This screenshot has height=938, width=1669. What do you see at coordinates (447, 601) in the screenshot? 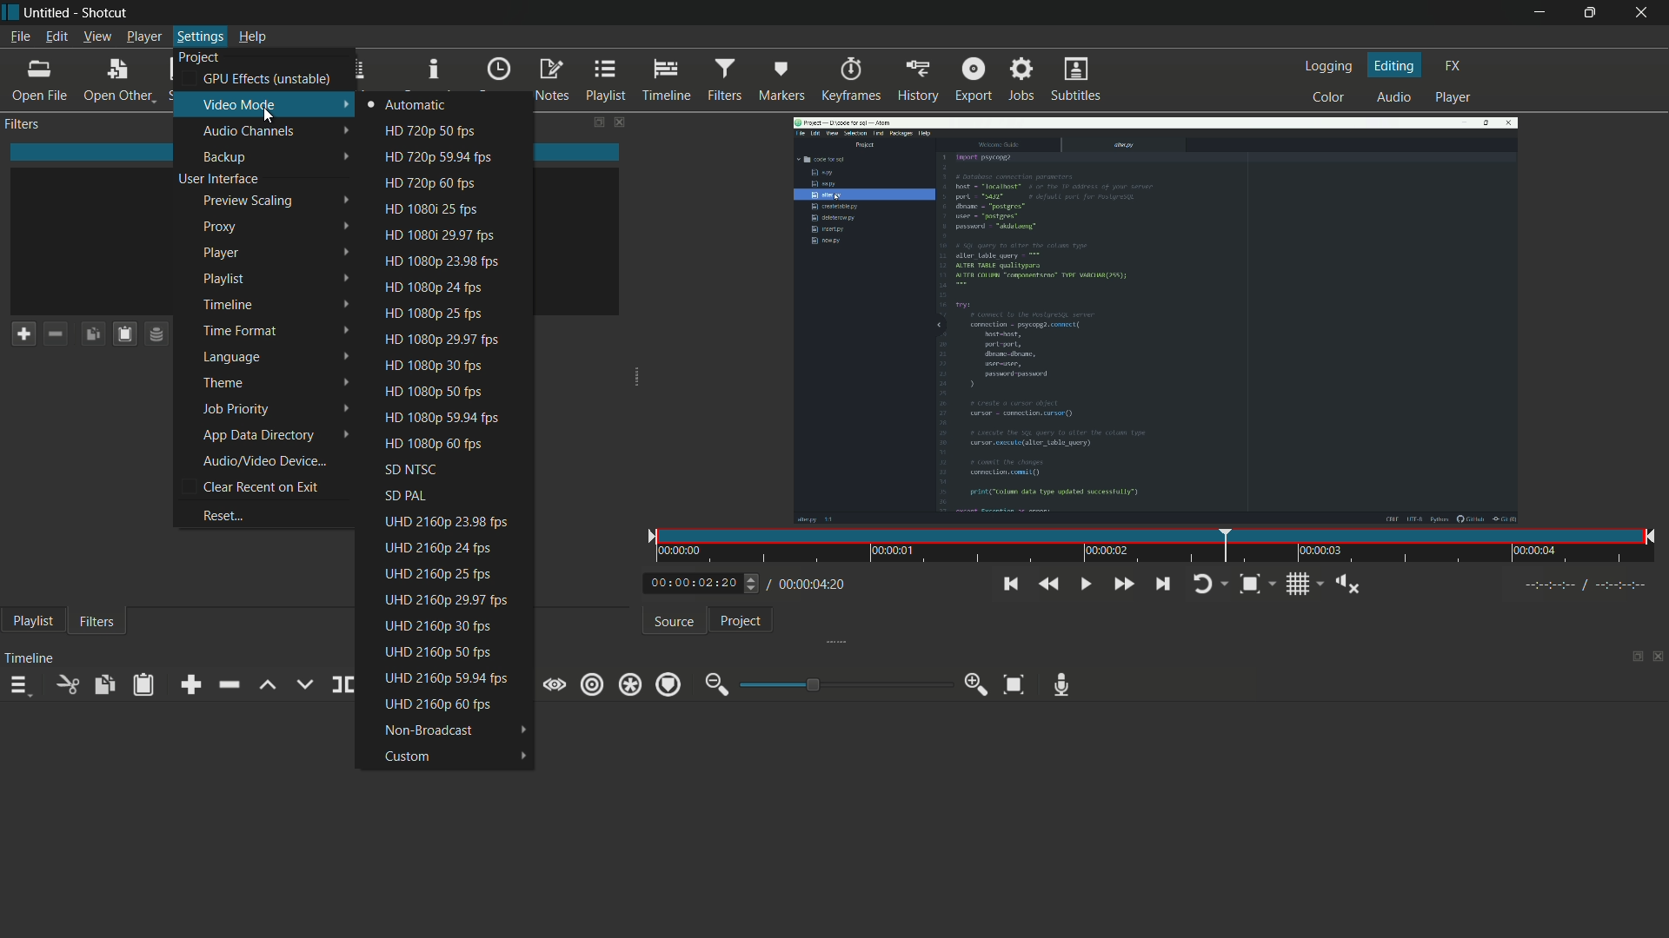
I see `uhd 2160p 29.97 fps` at bounding box center [447, 601].